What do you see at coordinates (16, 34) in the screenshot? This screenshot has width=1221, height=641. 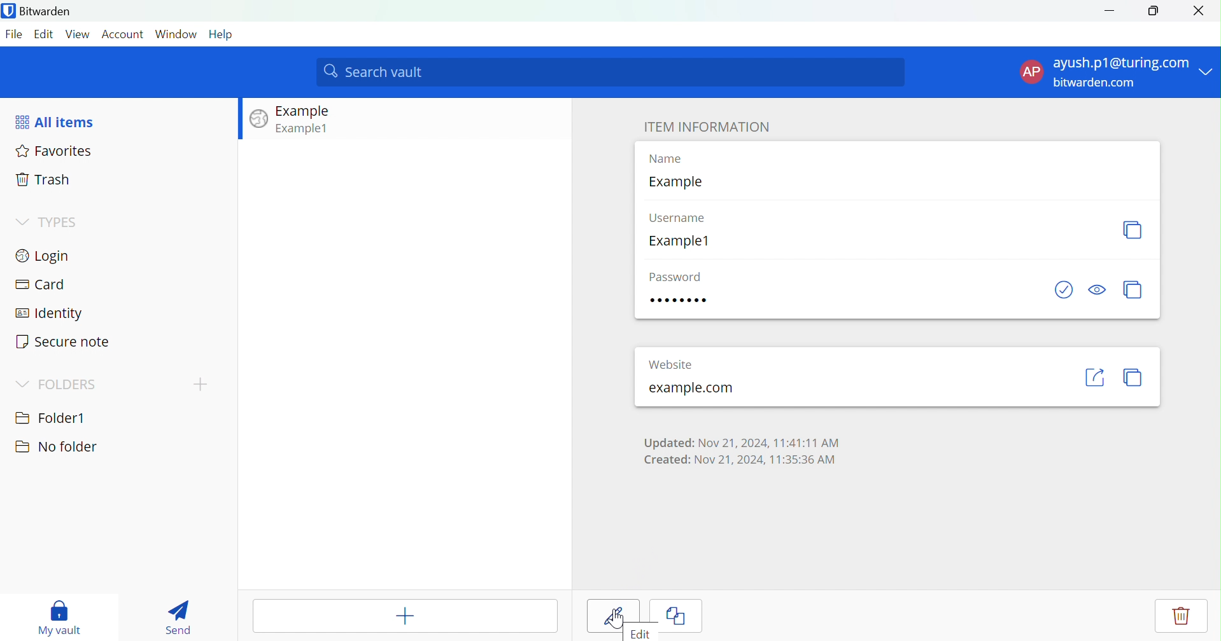 I see `File` at bounding box center [16, 34].